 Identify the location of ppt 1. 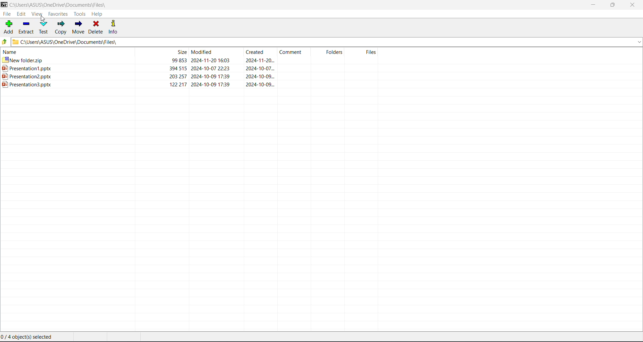
(190, 68).